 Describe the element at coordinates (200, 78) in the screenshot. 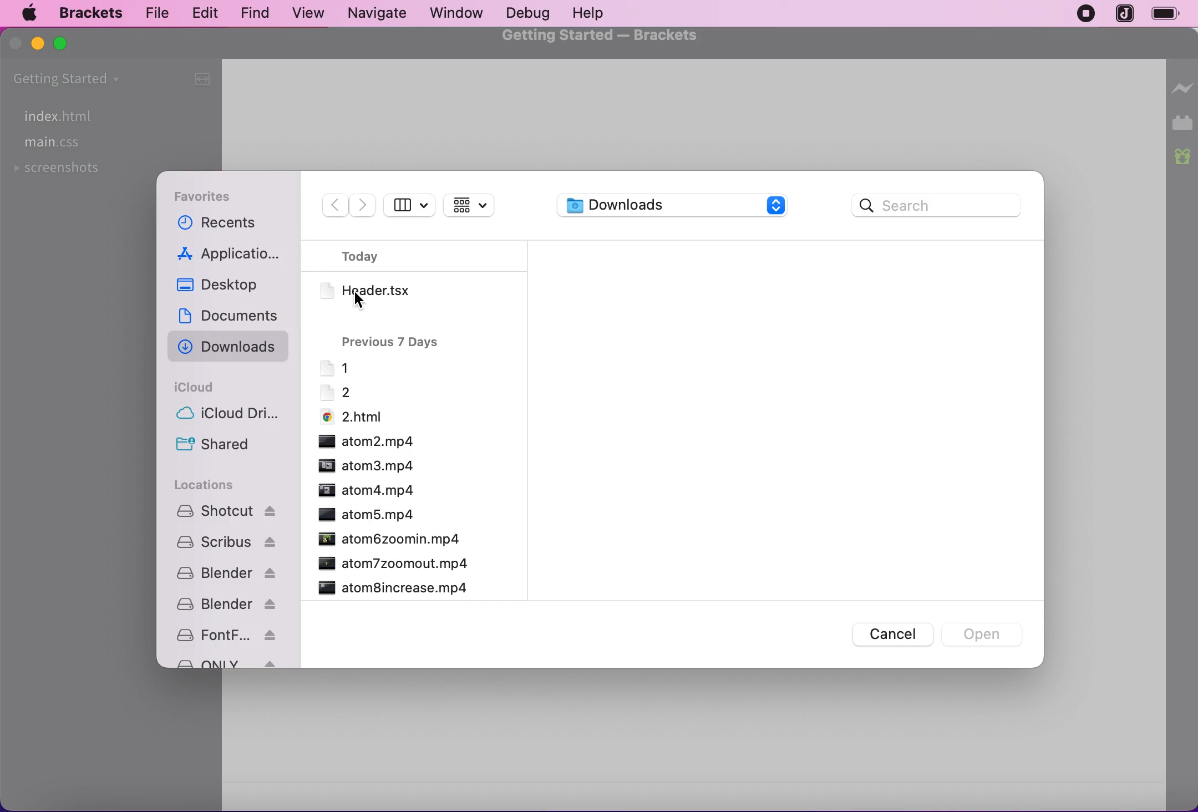

I see `split the editor vertically or horizontally` at that location.